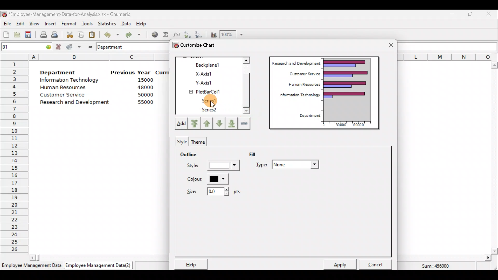 The image size is (498, 280). Describe the element at coordinates (146, 102) in the screenshot. I see `55000` at that location.